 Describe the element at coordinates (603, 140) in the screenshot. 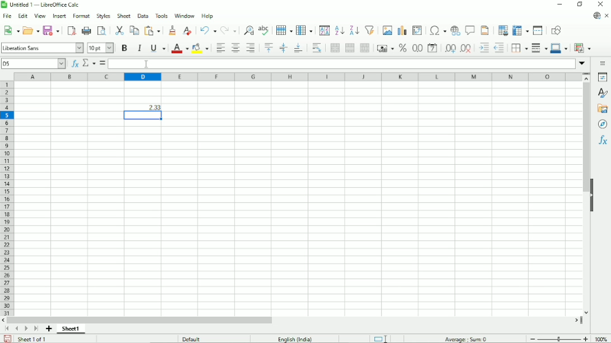

I see `Functions` at that location.